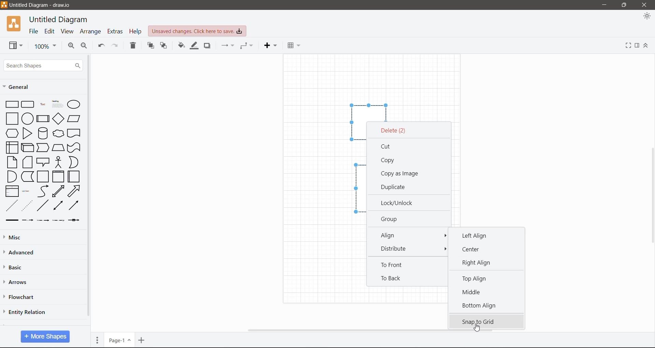 This screenshot has width=655, height=348. Describe the element at coordinates (163, 46) in the screenshot. I see `To Back` at that location.